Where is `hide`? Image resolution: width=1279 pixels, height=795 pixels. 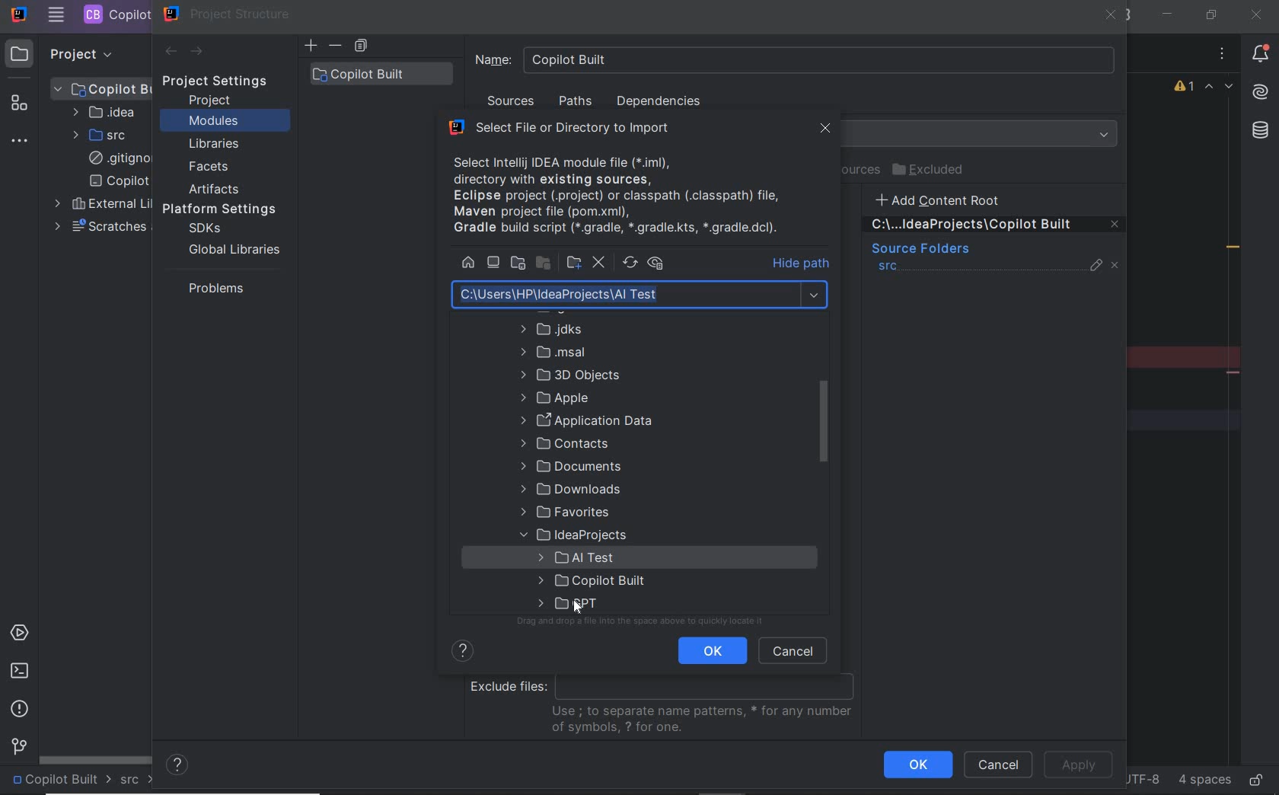 hide is located at coordinates (803, 263).